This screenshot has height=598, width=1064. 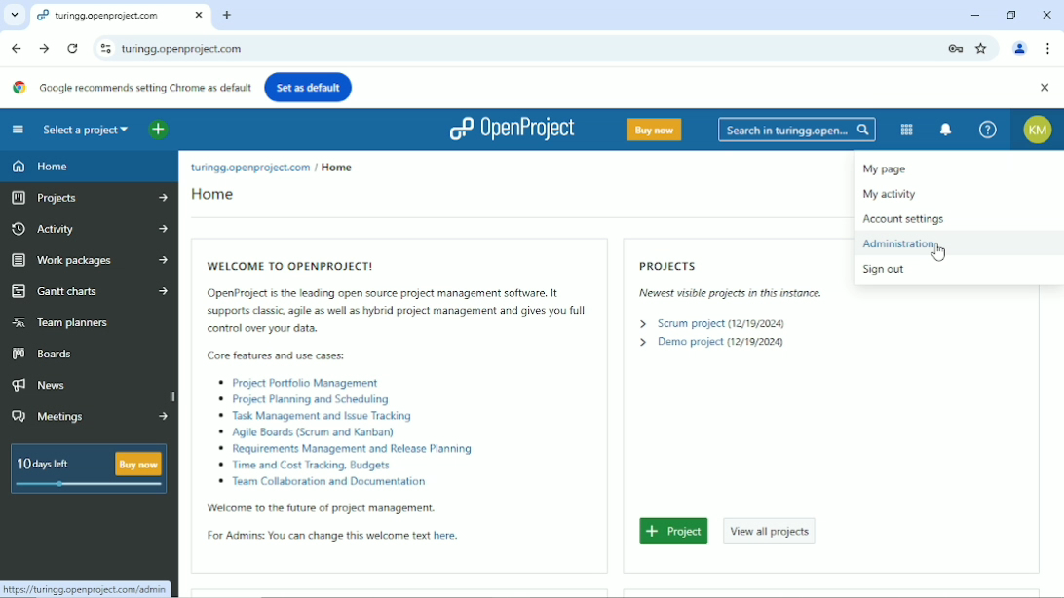 I want to click on Customize and control google chrome, so click(x=1048, y=49).